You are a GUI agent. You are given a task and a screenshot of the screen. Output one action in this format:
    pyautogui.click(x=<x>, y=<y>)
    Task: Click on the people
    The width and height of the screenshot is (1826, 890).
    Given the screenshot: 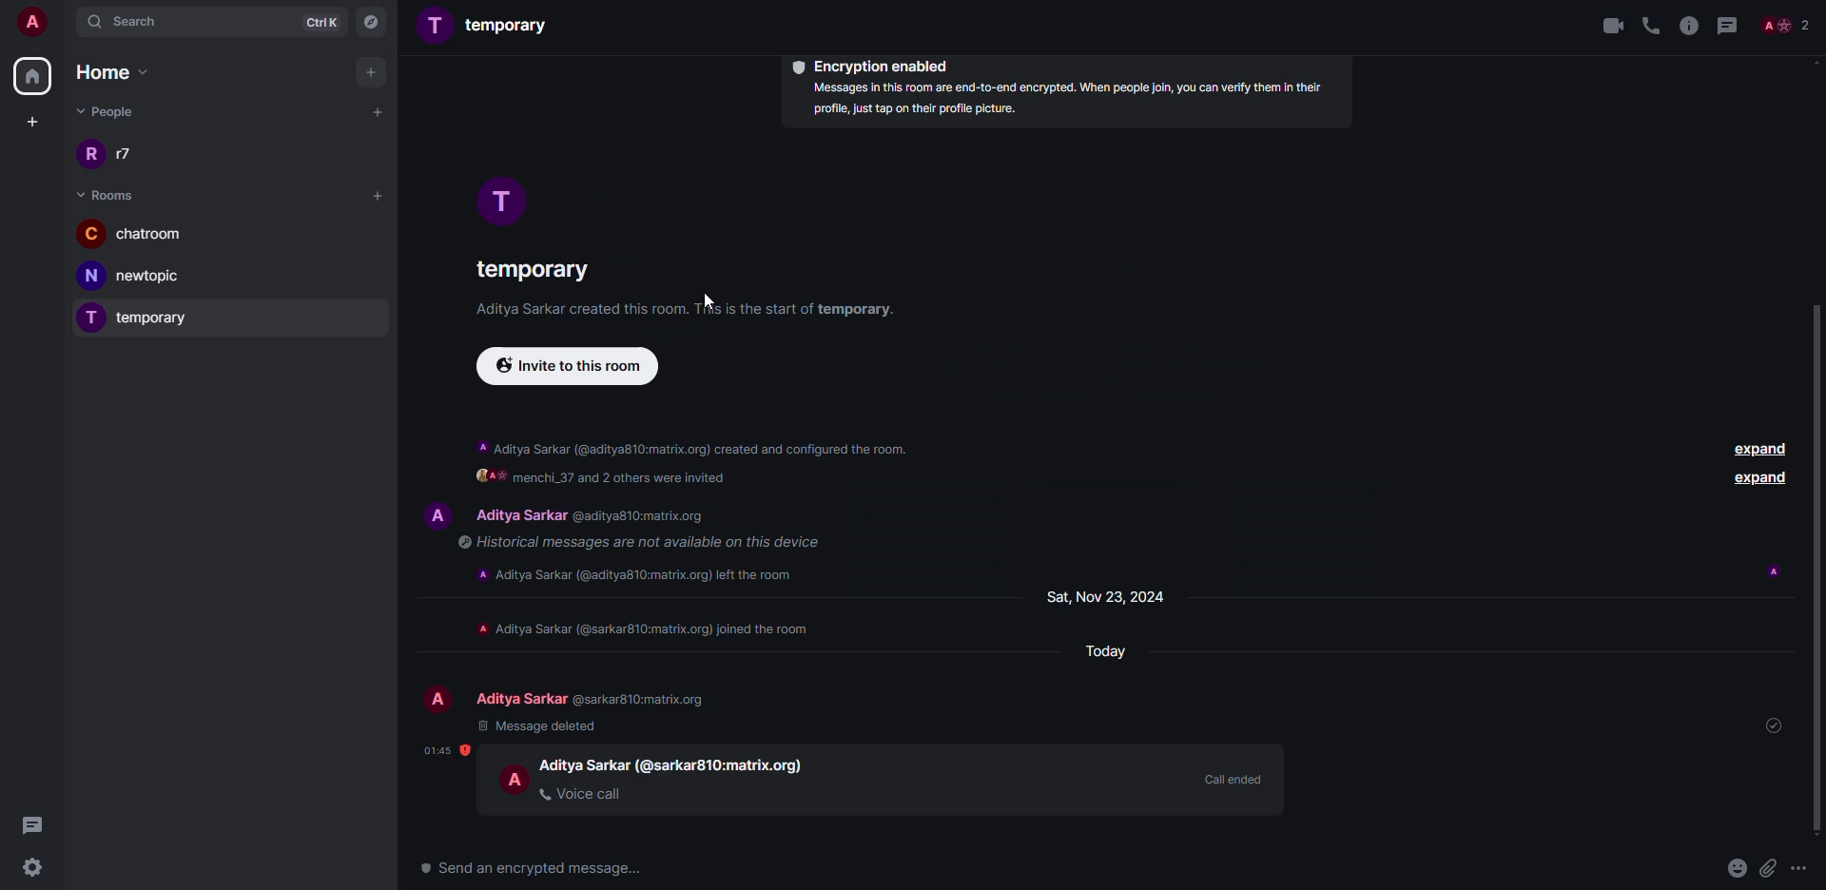 What is the action you would take?
    pyautogui.click(x=519, y=514)
    